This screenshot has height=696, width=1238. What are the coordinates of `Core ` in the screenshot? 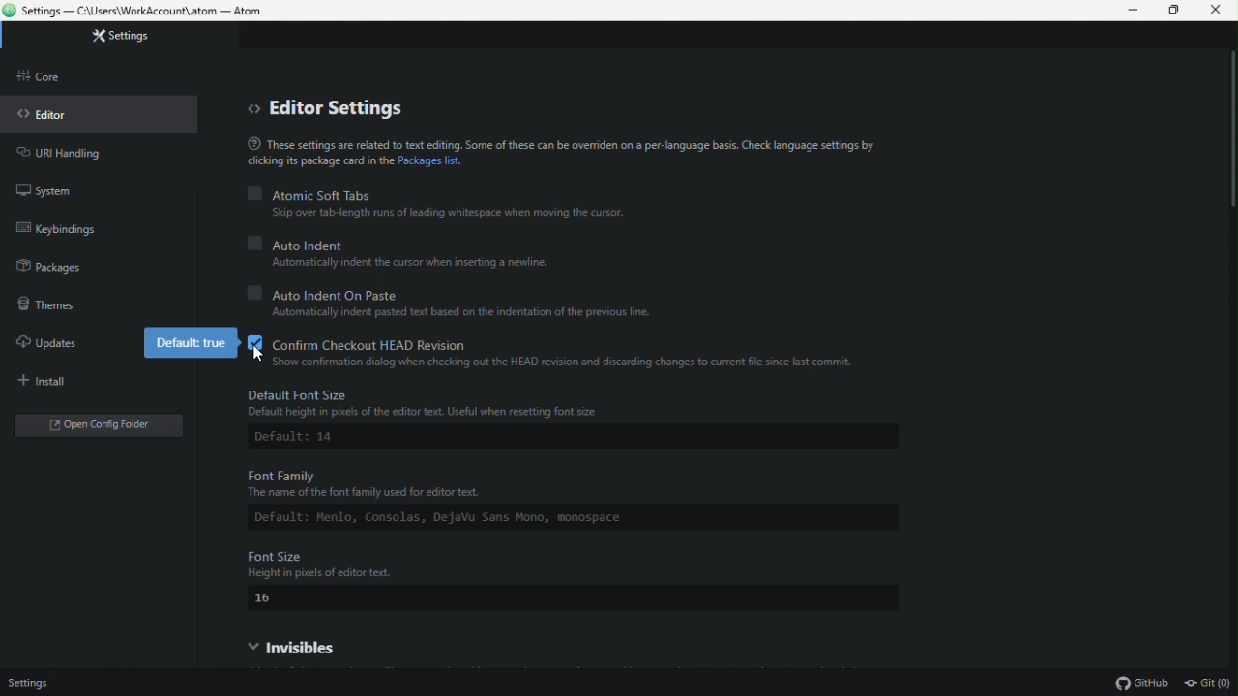 It's located at (61, 75).